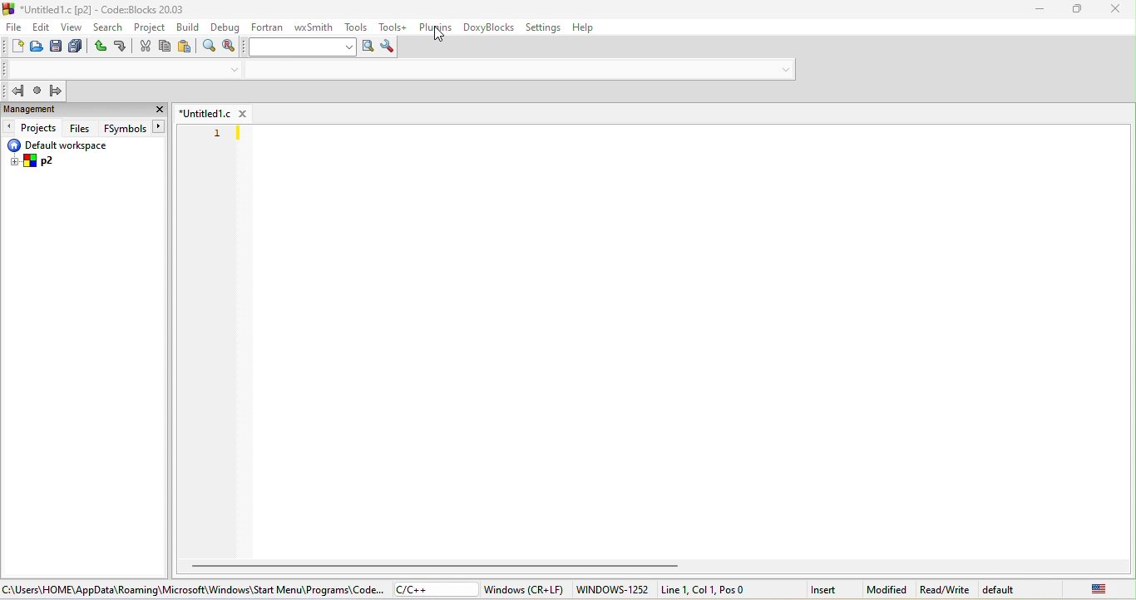 This screenshot has height=600, width=1136. I want to click on file, so click(15, 28).